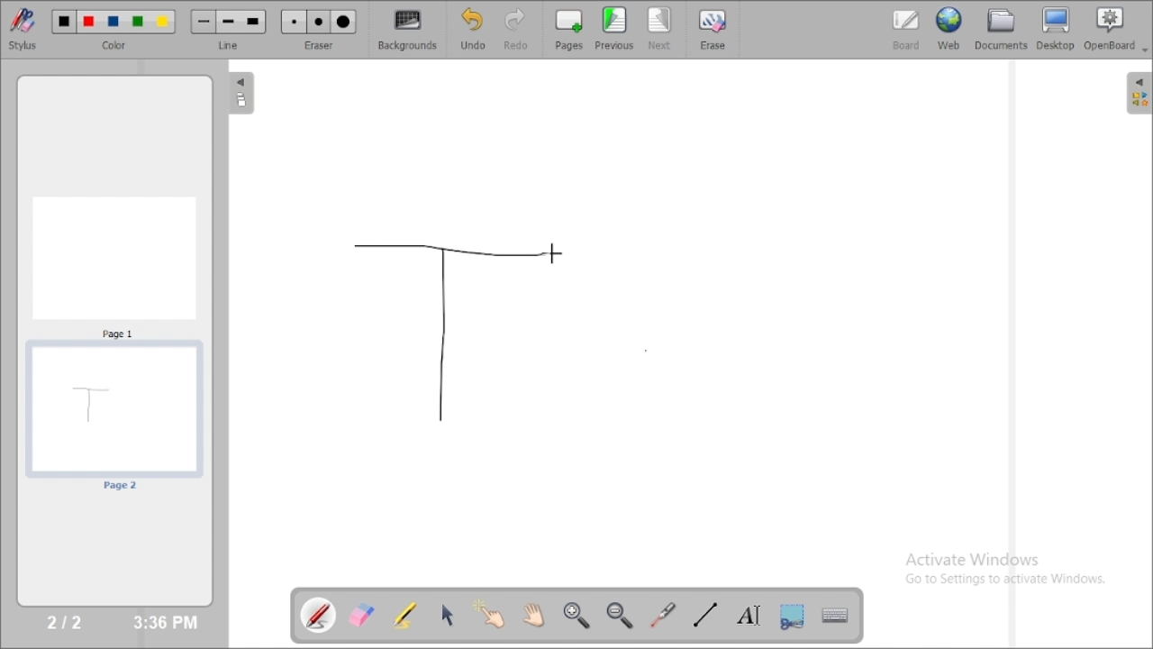 Image resolution: width=1153 pixels, height=649 pixels. I want to click on Color 3, so click(113, 23).